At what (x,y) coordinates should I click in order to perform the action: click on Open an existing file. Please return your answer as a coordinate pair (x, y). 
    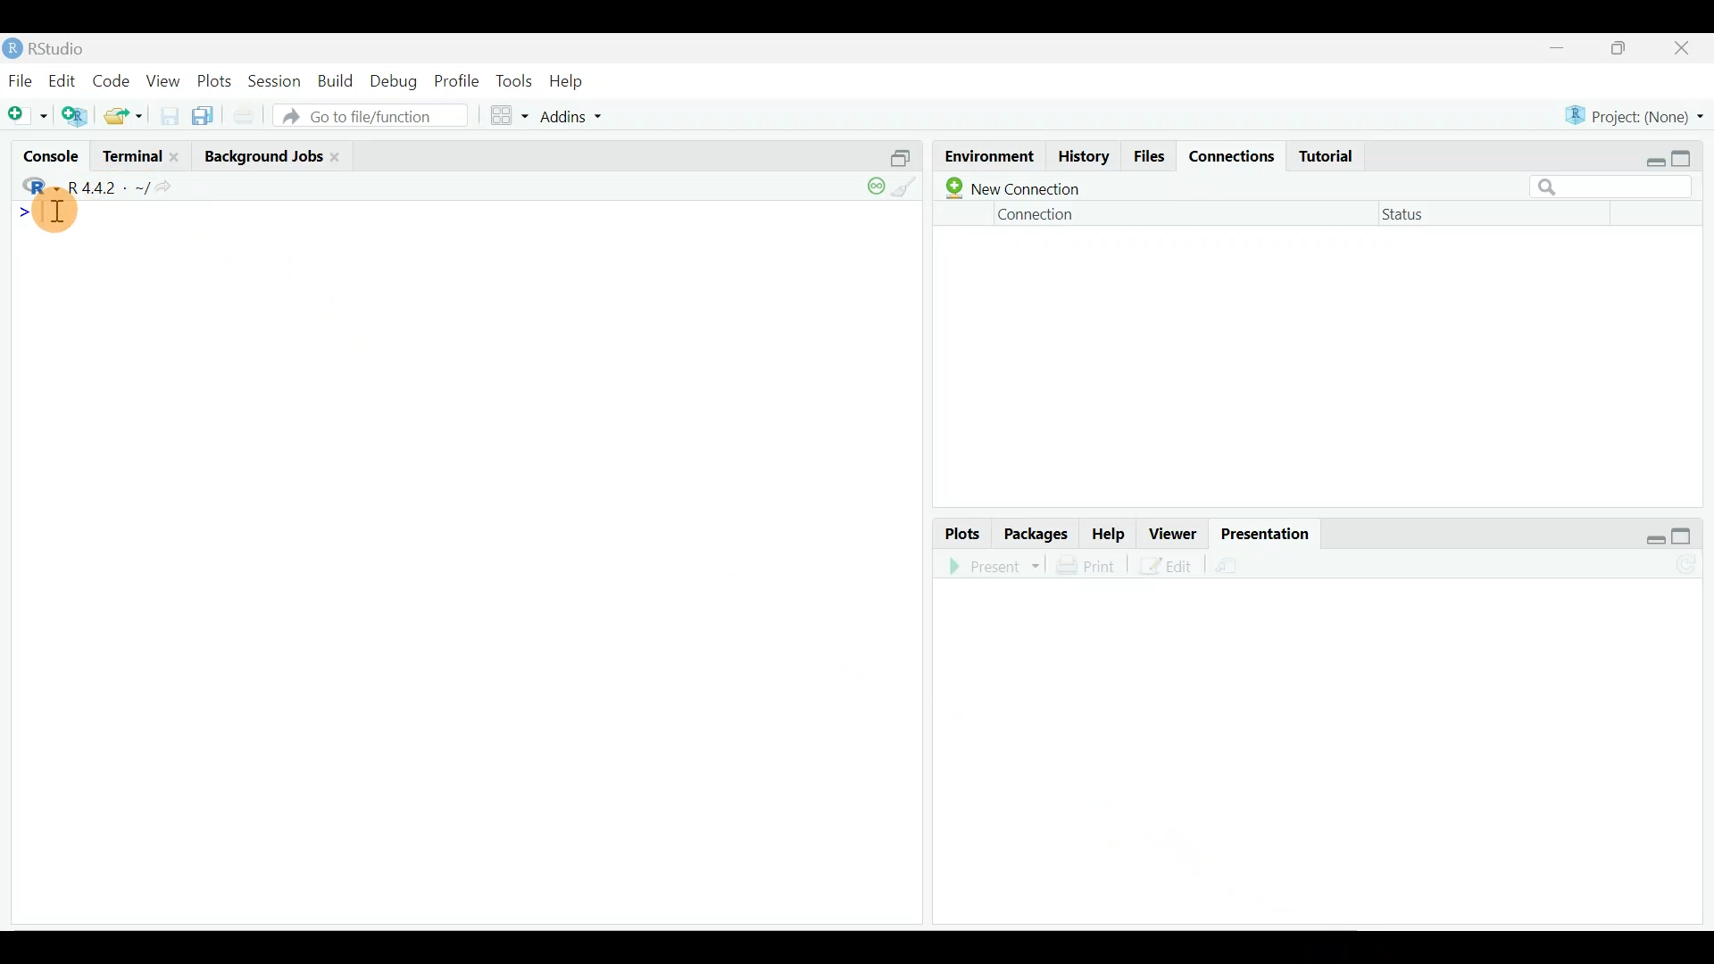
    Looking at the image, I should click on (125, 118).